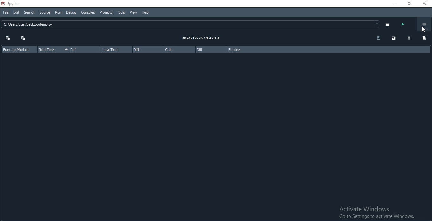  I want to click on Help, so click(146, 12).